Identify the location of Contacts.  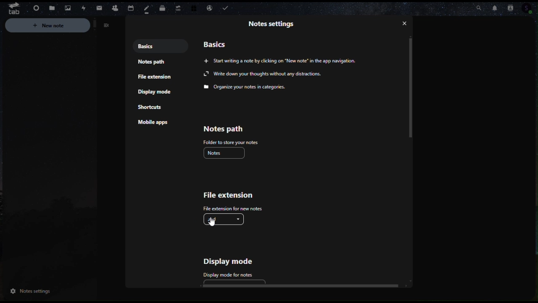
(115, 7).